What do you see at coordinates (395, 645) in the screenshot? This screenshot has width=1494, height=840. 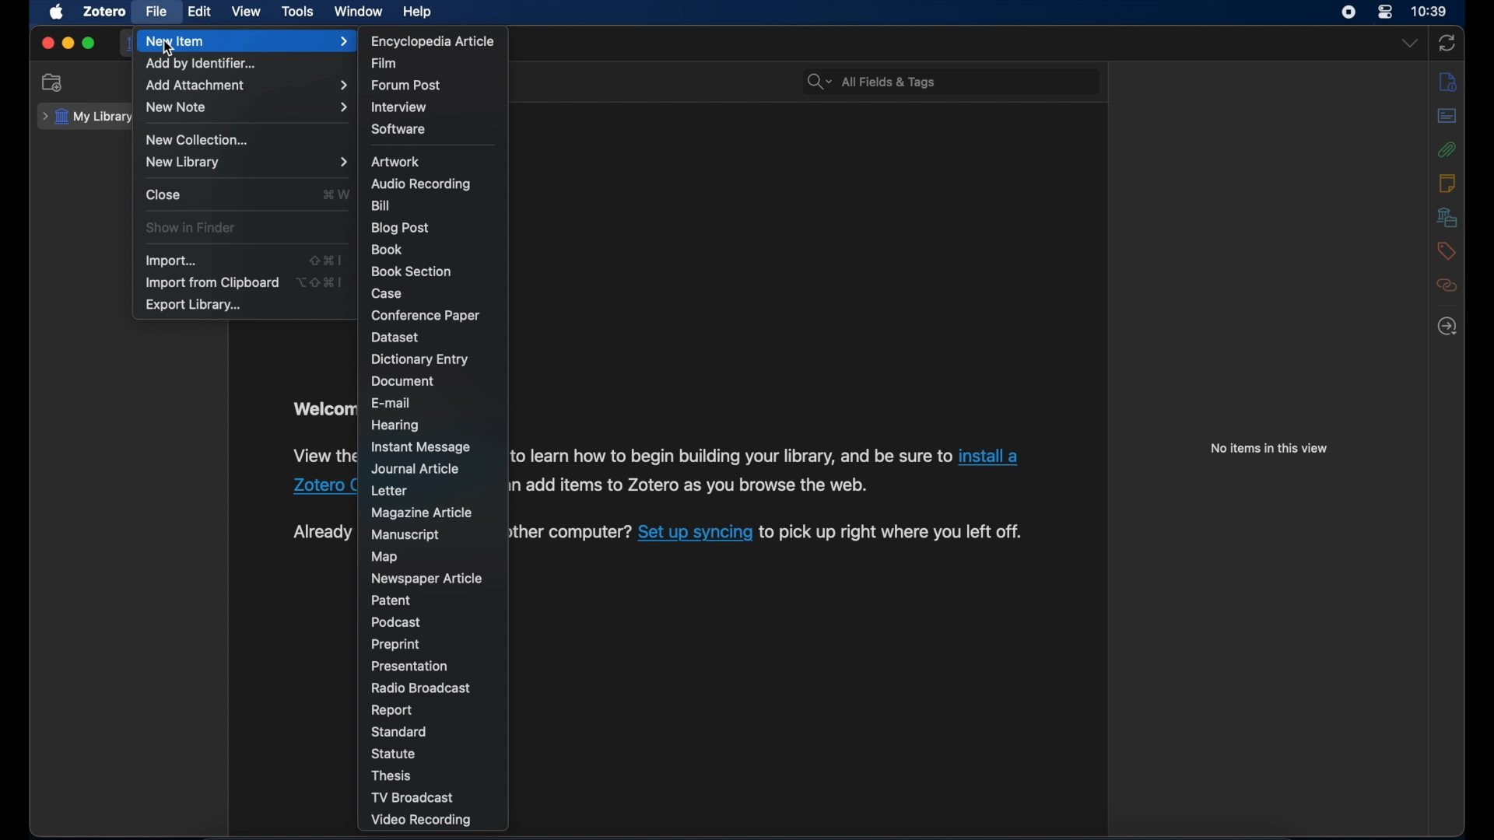 I see `preprint` at bounding box center [395, 645].